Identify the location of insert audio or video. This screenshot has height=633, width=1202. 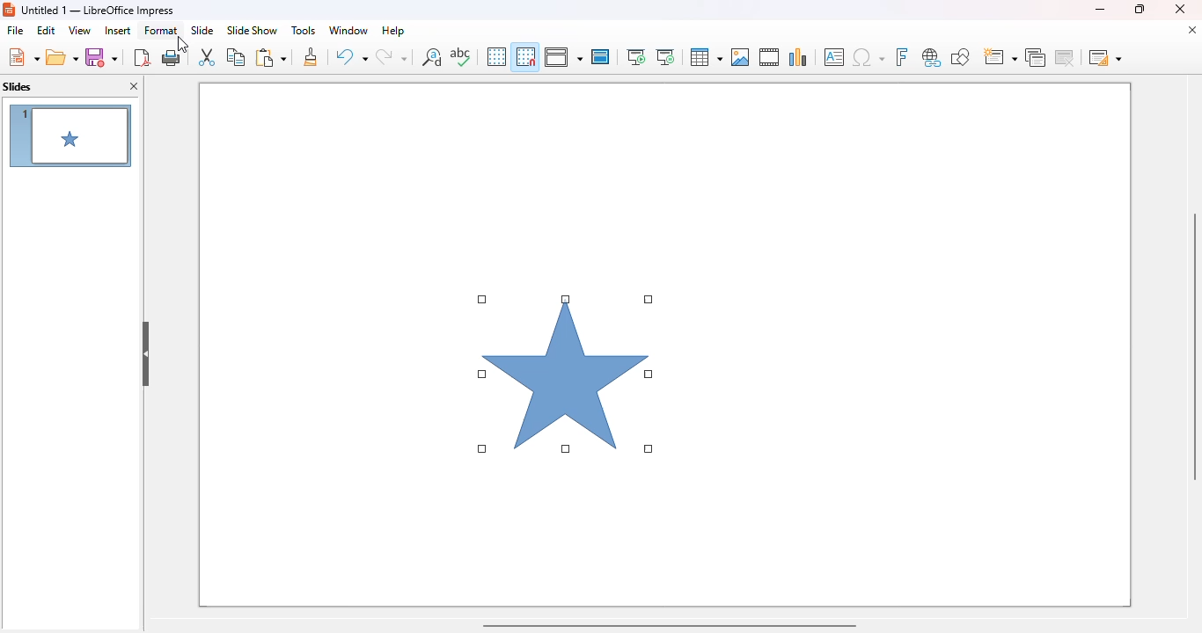
(769, 56).